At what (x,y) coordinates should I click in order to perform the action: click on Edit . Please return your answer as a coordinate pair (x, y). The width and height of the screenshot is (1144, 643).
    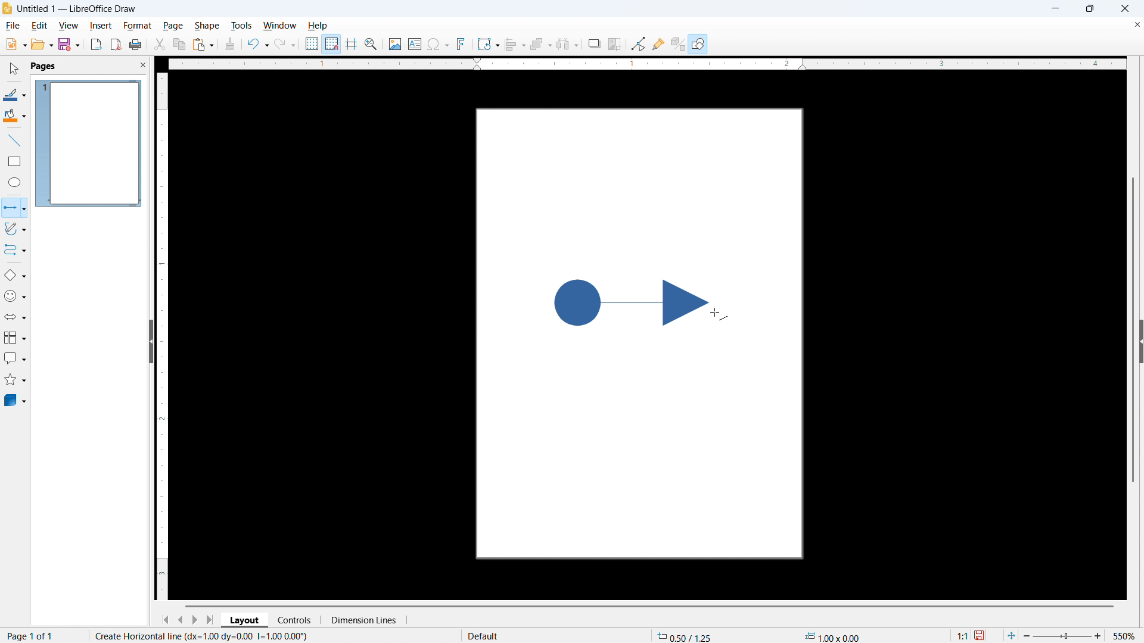
    Looking at the image, I should click on (41, 26).